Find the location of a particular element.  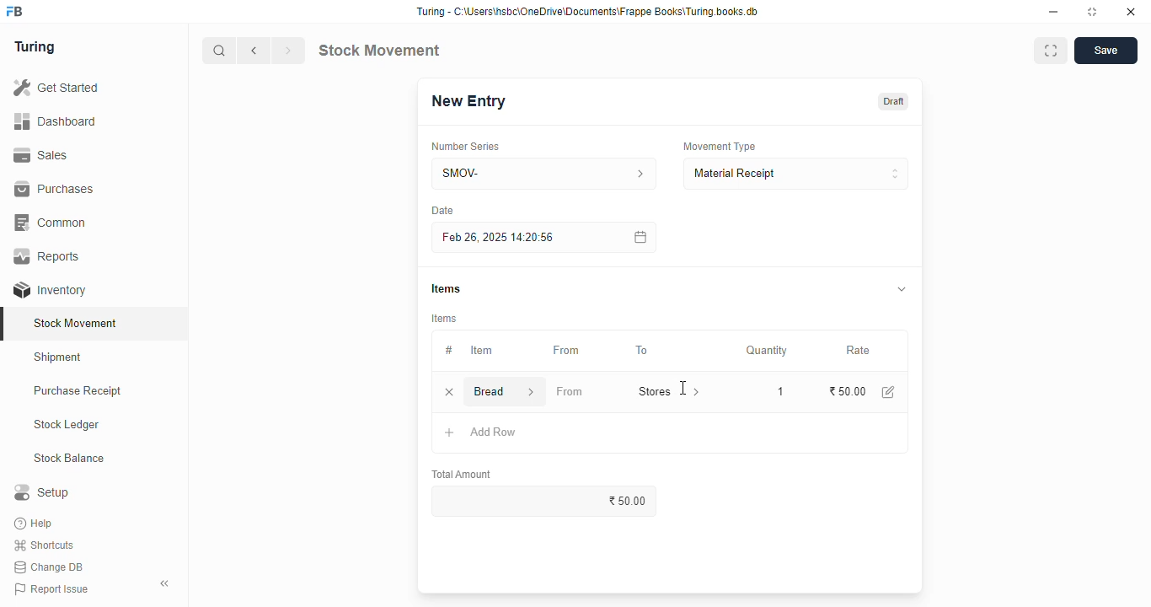

toggle sidebar is located at coordinates (165, 583).